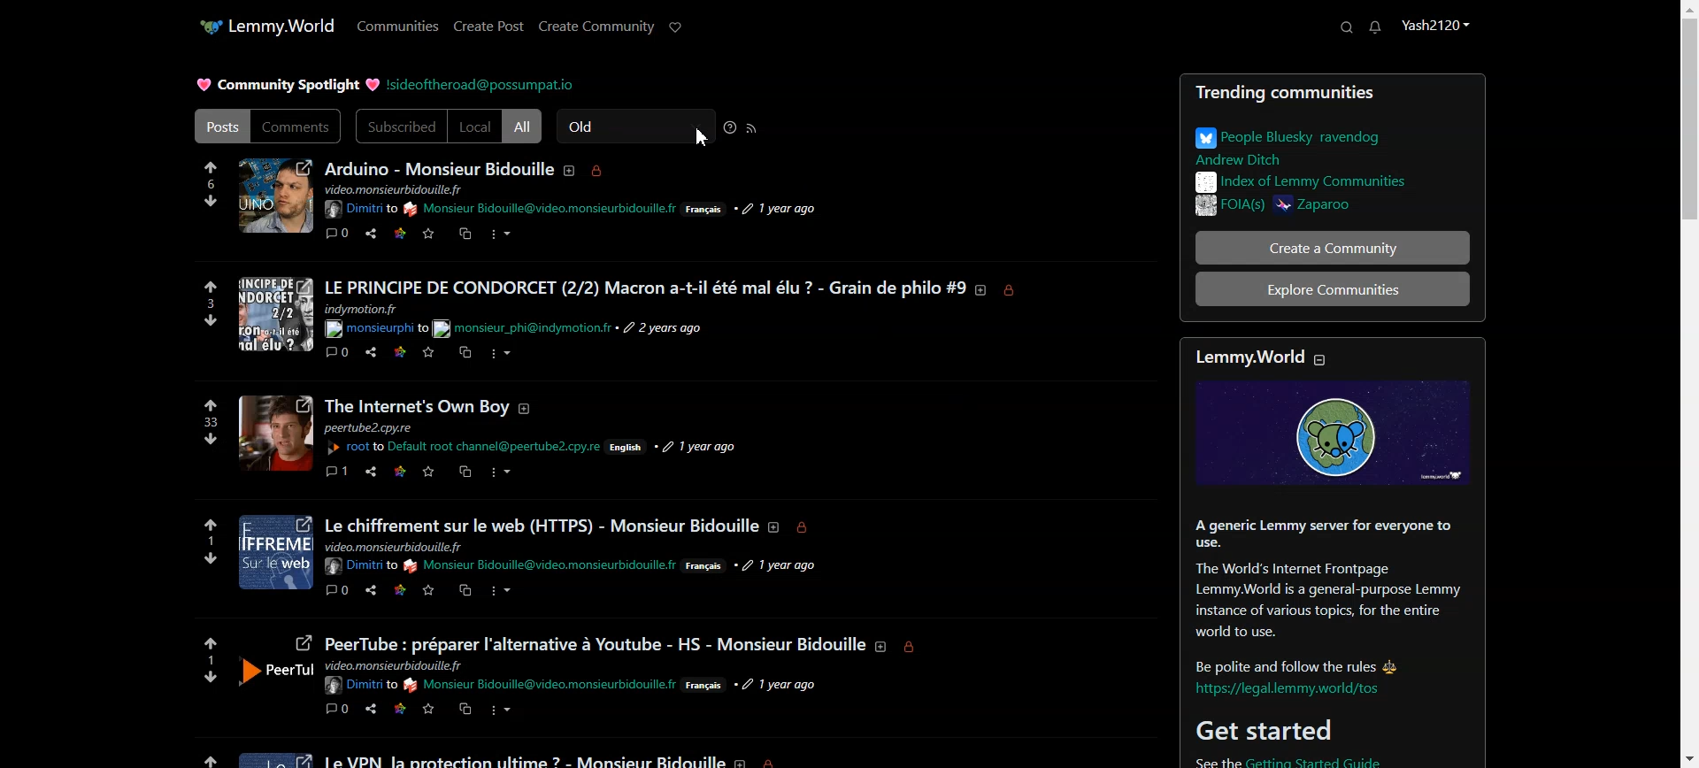 This screenshot has width=1699, height=768. Describe the element at coordinates (700, 138) in the screenshot. I see `cursor` at that location.